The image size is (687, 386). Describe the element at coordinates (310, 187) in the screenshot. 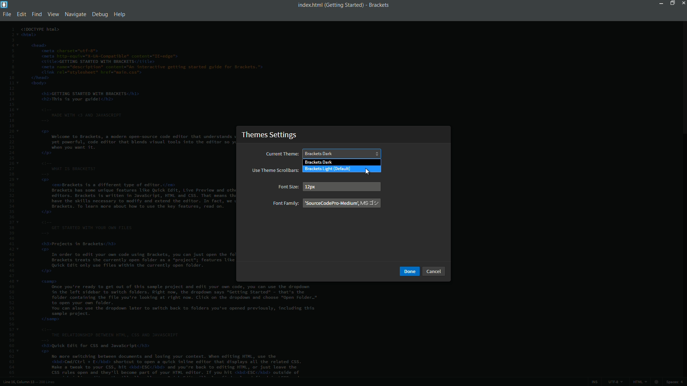

I see `12 px` at that location.